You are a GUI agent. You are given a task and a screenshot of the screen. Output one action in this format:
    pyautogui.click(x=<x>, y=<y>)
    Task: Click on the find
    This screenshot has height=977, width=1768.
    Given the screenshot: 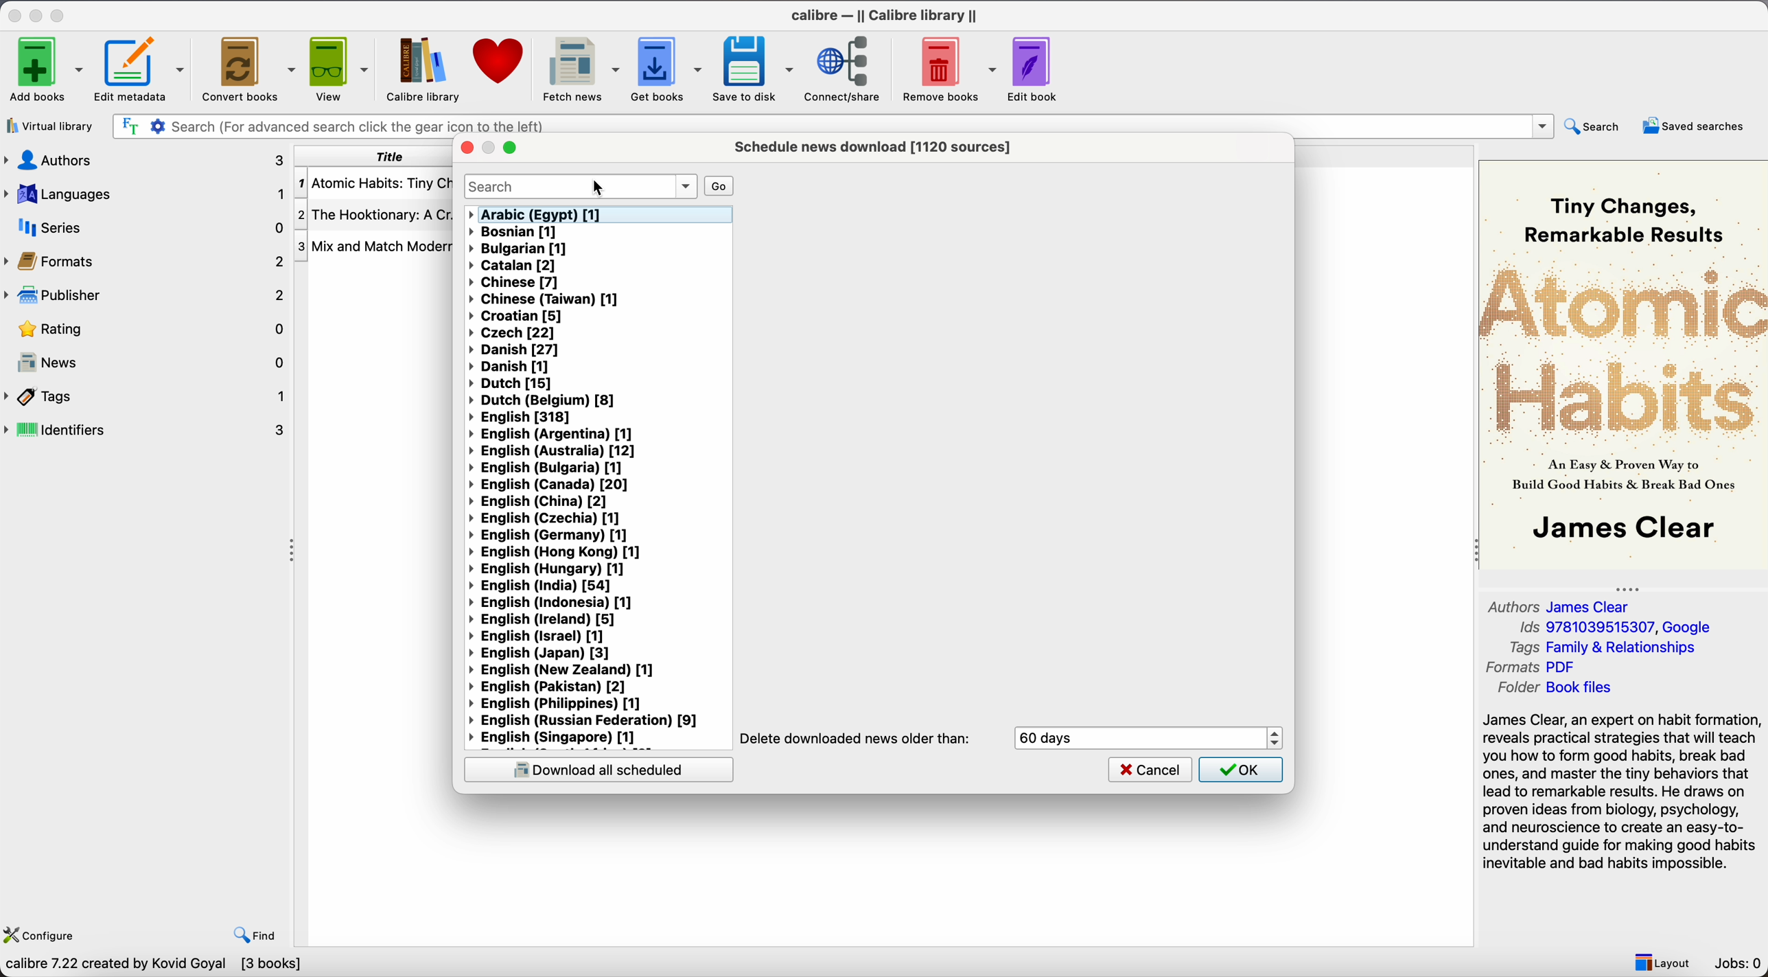 What is the action you would take?
    pyautogui.click(x=255, y=936)
    